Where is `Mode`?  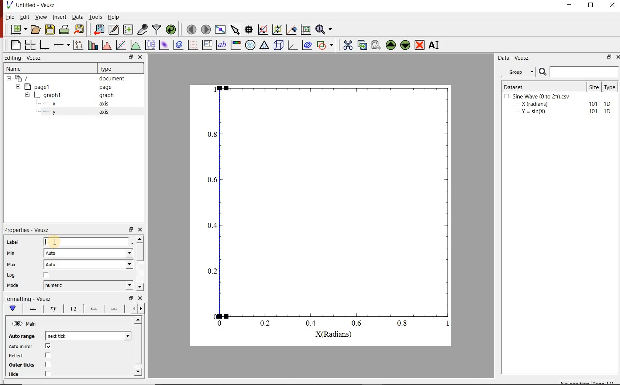
Mode is located at coordinates (13, 286).